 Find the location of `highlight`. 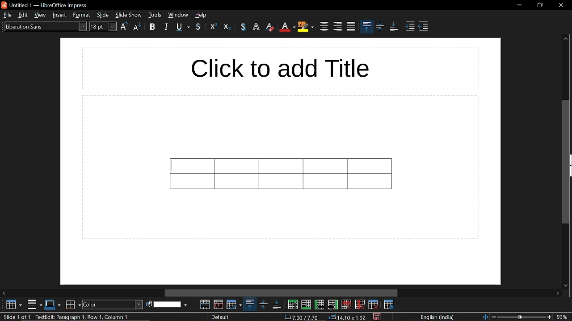

highlight is located at coordinates (306, 27).